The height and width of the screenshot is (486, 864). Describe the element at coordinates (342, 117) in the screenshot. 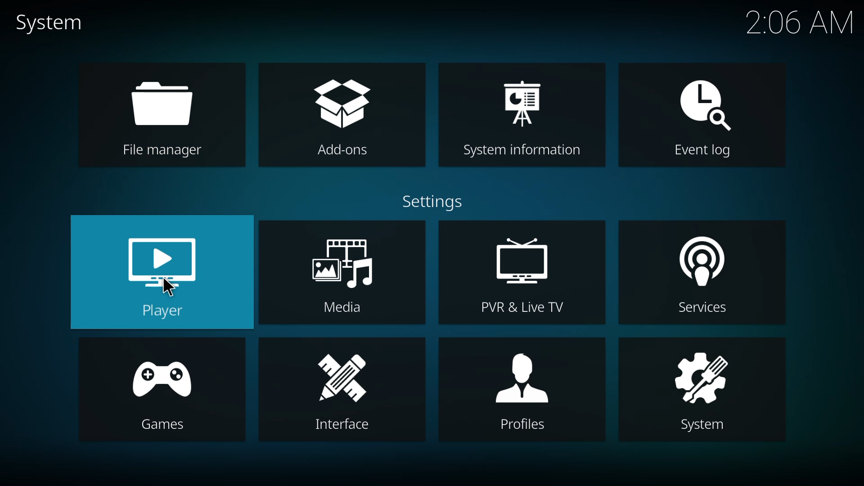

I see `add-ons` at that location.